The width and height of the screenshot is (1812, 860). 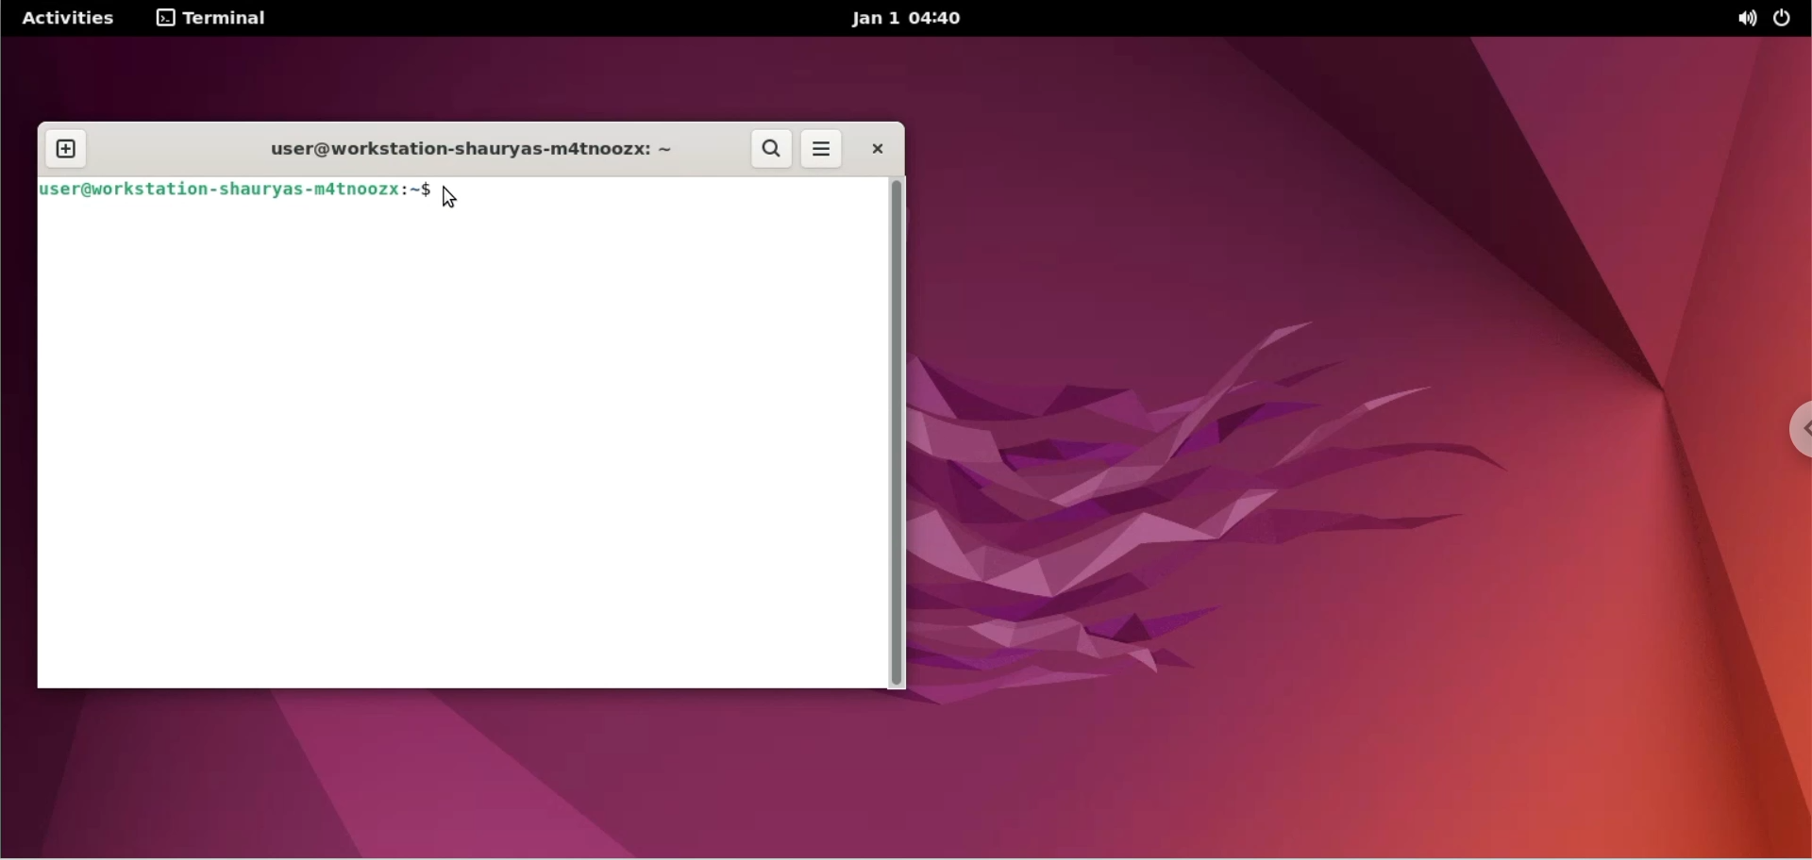 What do you see at coordinates (1745, 20) in the screenshot?
I see `sound options ` at bounding box center [1745, 20].